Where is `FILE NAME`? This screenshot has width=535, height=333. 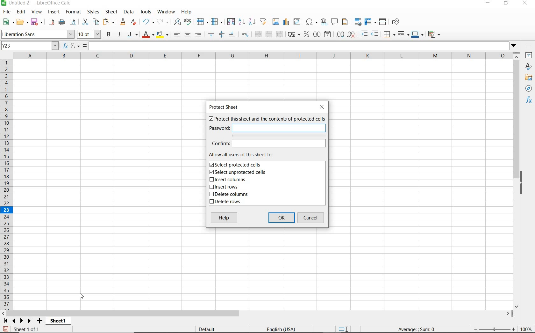
FILE NAME is located at coordinates (37, 4).